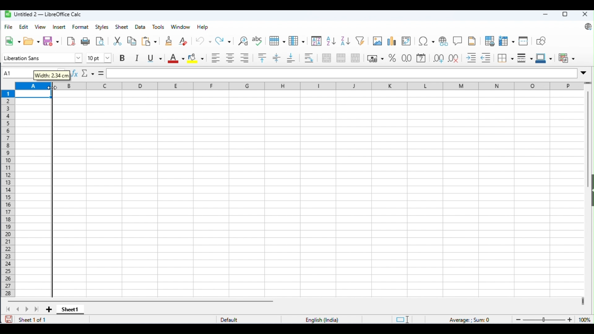 The image size is (594, 334). What do you see at coordinates (245, 58) in the screenshot?
I see `align right` at bounding box center [245, 58].